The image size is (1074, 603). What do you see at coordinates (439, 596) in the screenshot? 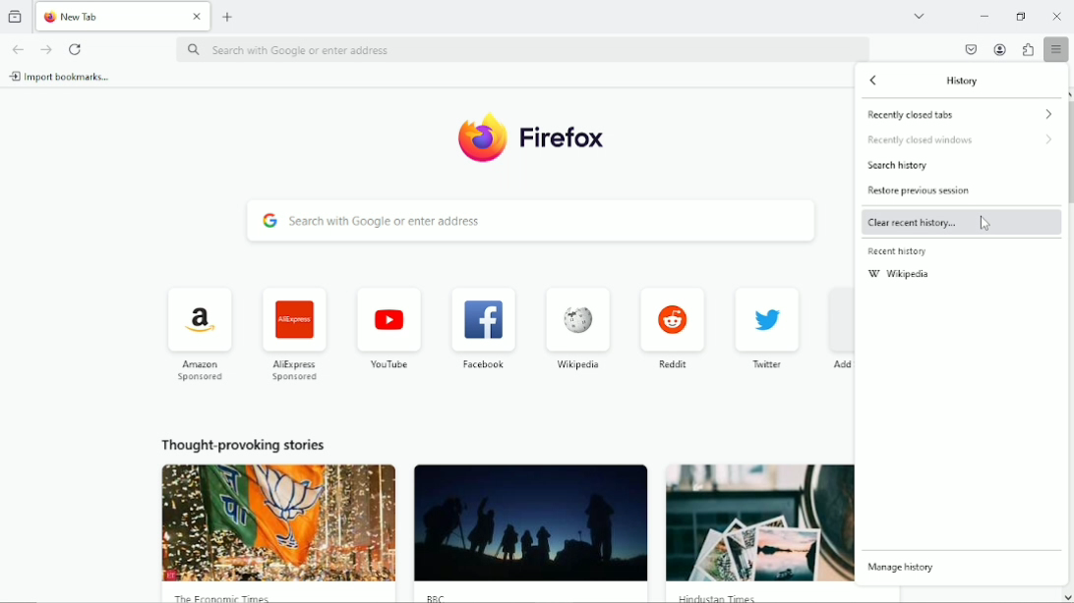
I see `BBC` at bounding box center [439, 596].